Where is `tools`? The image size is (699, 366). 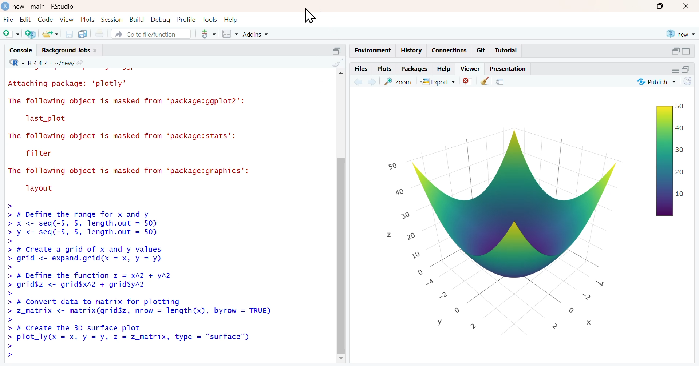 tools is located at coordinates (209, 19).